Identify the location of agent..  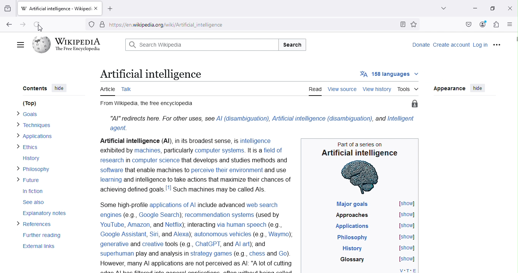
(122, 128).